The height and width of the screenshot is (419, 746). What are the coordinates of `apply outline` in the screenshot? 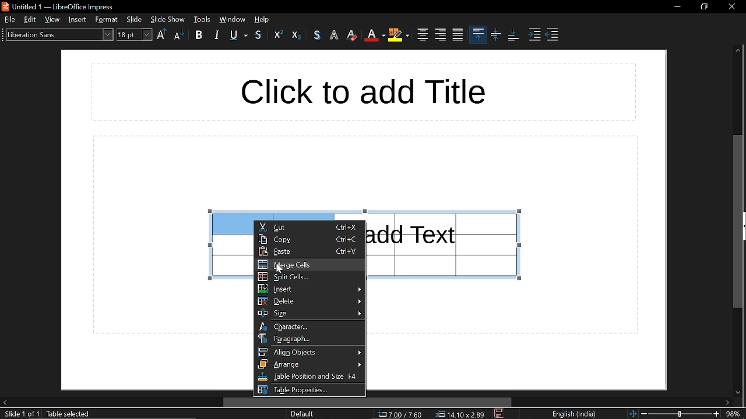 It's located at (336, 35).